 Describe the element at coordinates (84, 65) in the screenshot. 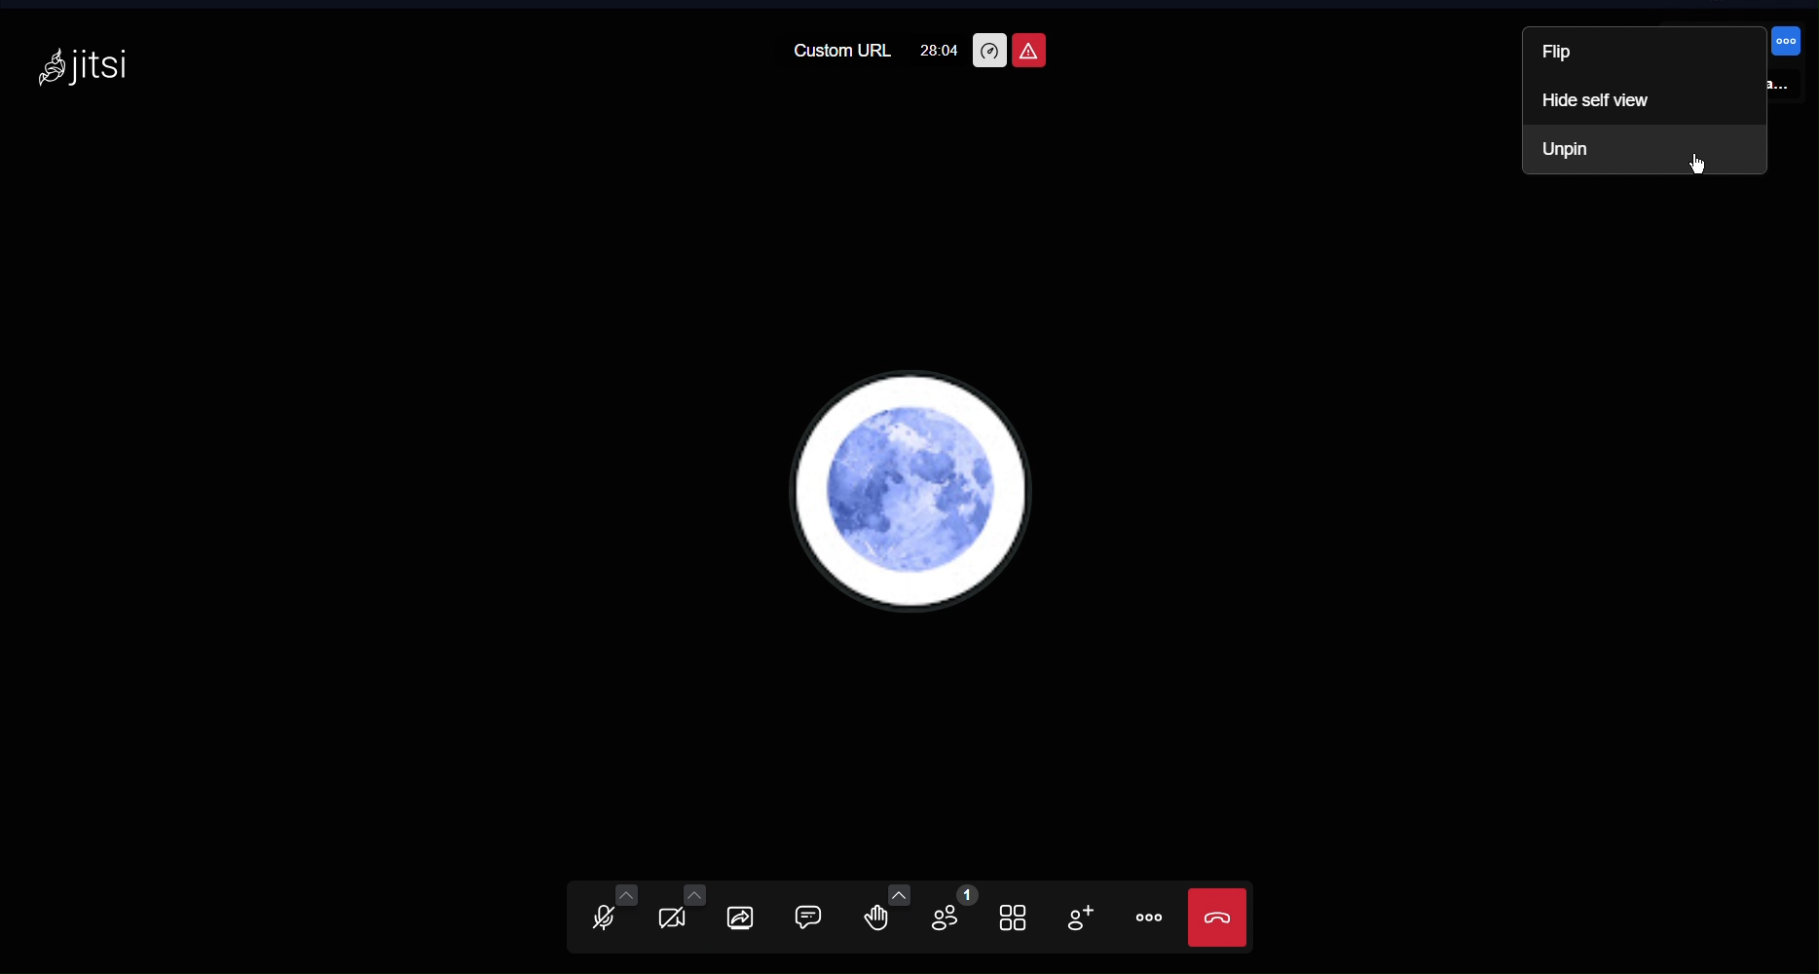

I see `Jitsi` at that location.